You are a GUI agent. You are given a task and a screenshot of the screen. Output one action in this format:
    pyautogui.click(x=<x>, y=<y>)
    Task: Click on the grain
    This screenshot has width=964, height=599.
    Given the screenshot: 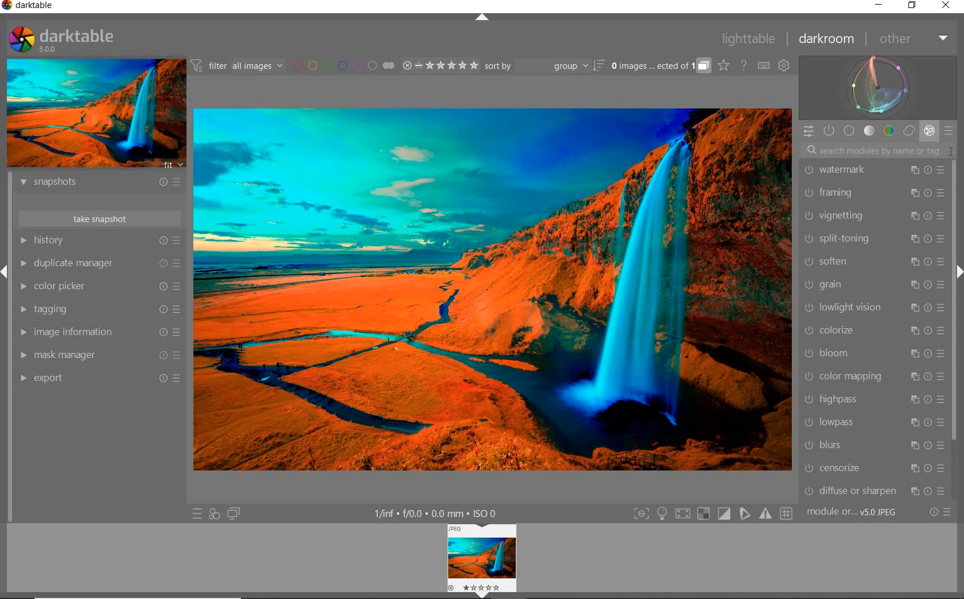 What is the action you would take?
    pyautogui.click(x=873, y=286)
    